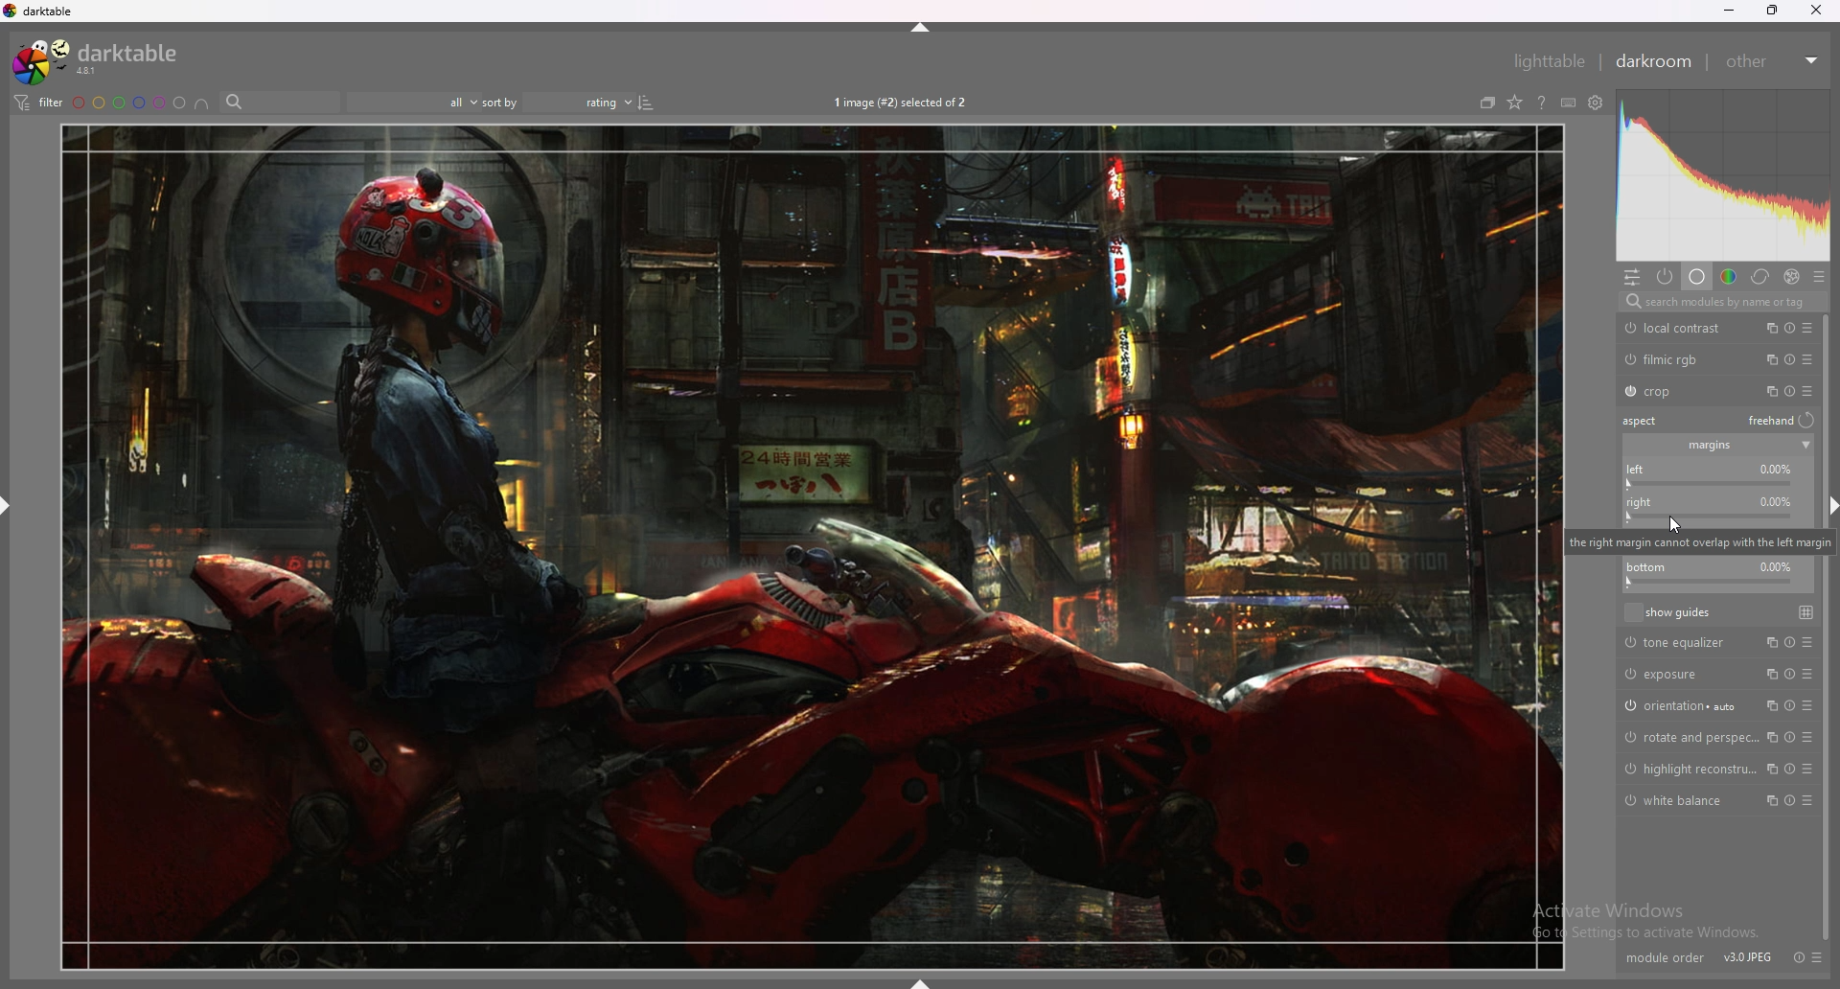 The height and width of the screenshot is (989, 1840). What do you see at coordinates (1746, 945) in the screenshot?
I see `V30IPEG` at bounding box center [1746, 945].